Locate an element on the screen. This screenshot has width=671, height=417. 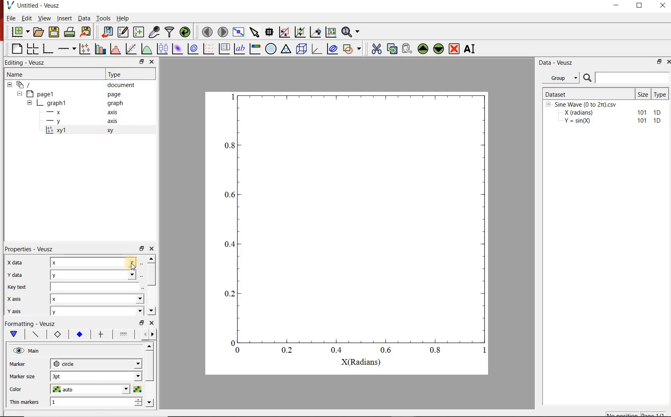
Down is located at coordinates (151, 311).